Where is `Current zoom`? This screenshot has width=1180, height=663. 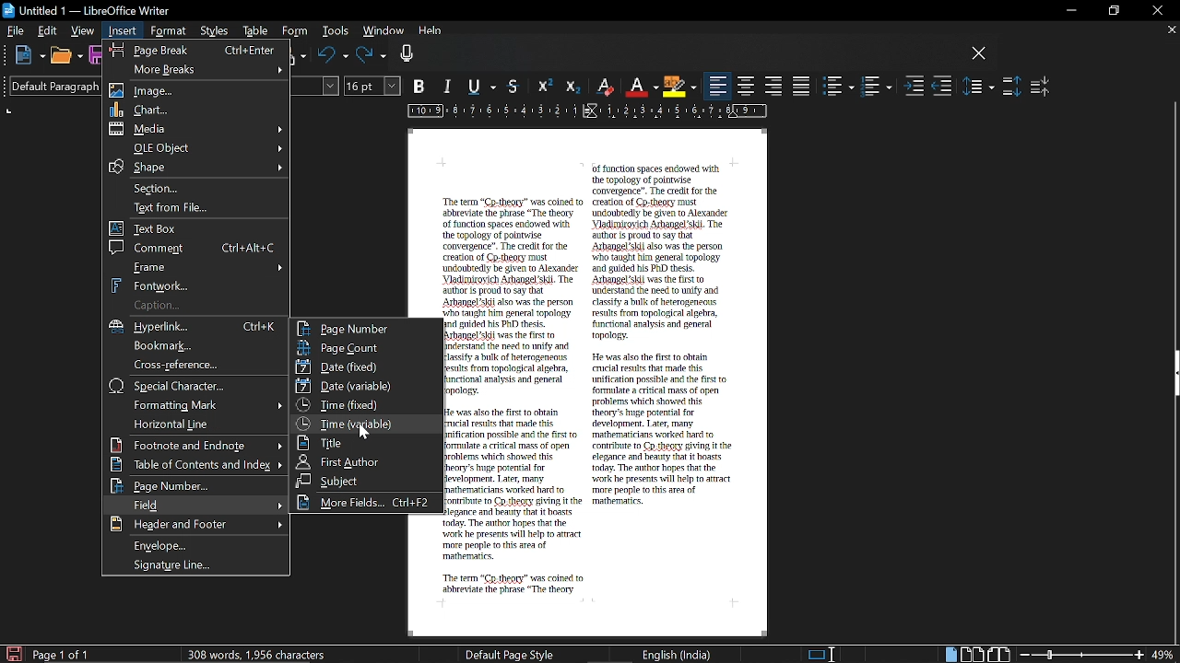 Current zoom is located at coordinates (1164, 655).